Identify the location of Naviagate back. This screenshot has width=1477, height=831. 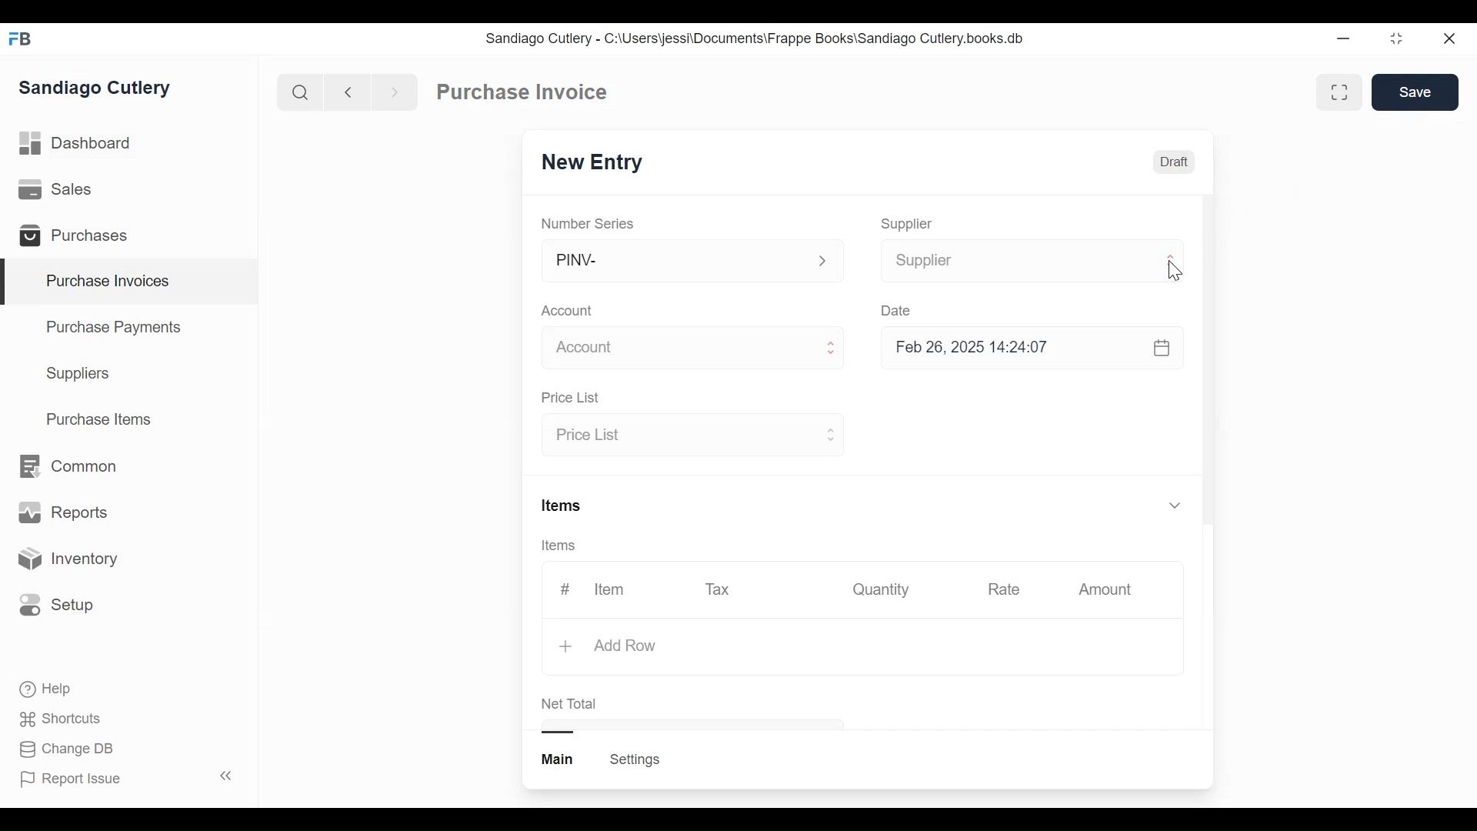
(348, 91).